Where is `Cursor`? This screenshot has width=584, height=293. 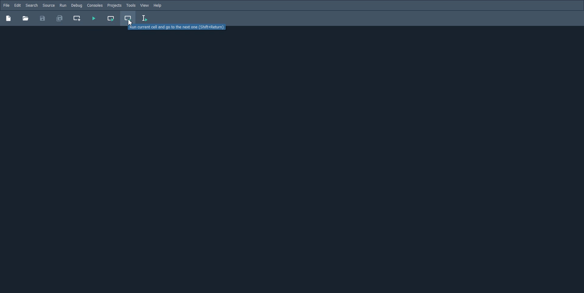
Cursor is located at coordinates (130, 23).